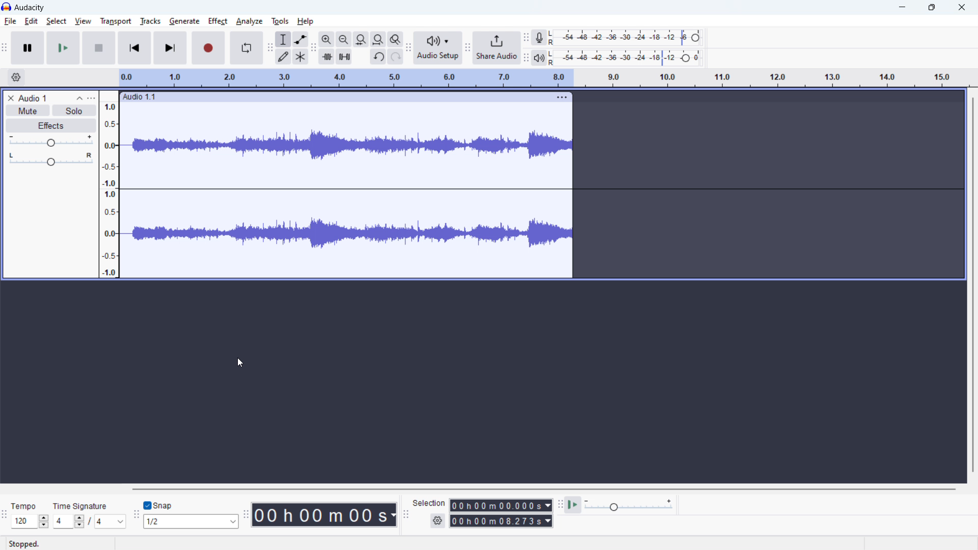 This screenshot has width=978, height=550. Describe the element at coordinates (327, 57) in the screenshot. I see `trim audio outside selection` at that location.